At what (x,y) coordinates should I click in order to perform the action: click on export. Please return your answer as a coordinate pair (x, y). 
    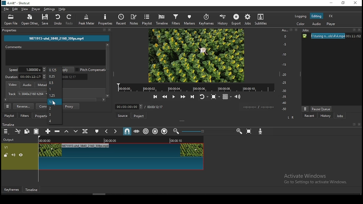
    Looking at the image, I should click on (236, 19).